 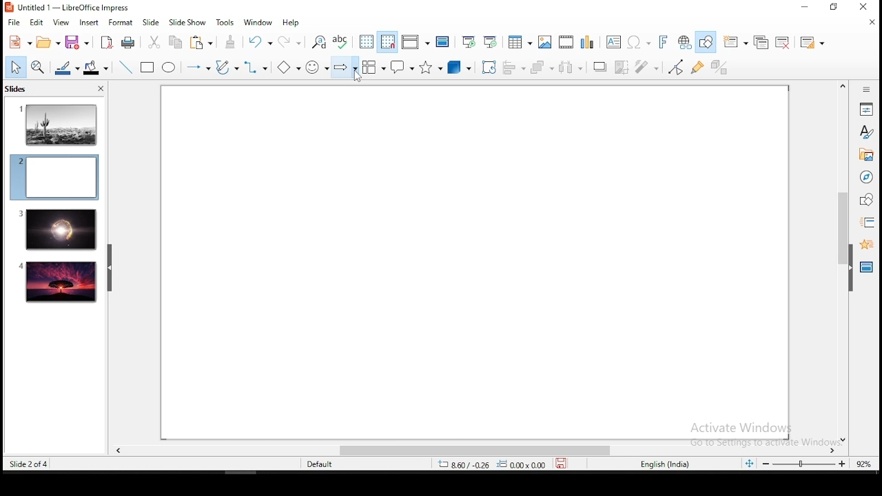 What do you see at coordinates (831, 8) in the screenshot?
I see `restore` at bounding box center [831, 8].